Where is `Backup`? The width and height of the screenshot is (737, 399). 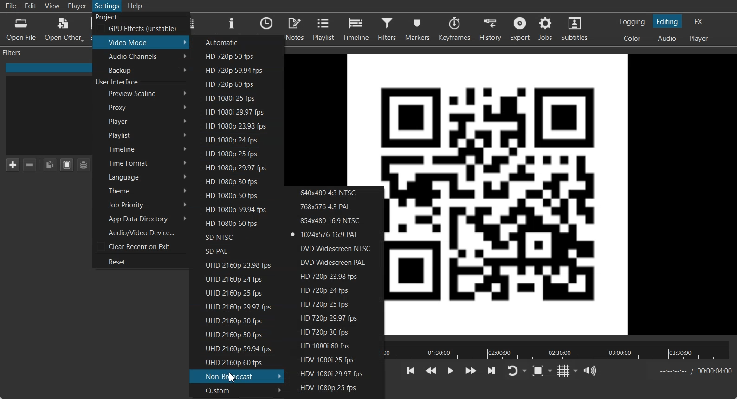 Backup is located at coordinates (141, 70).